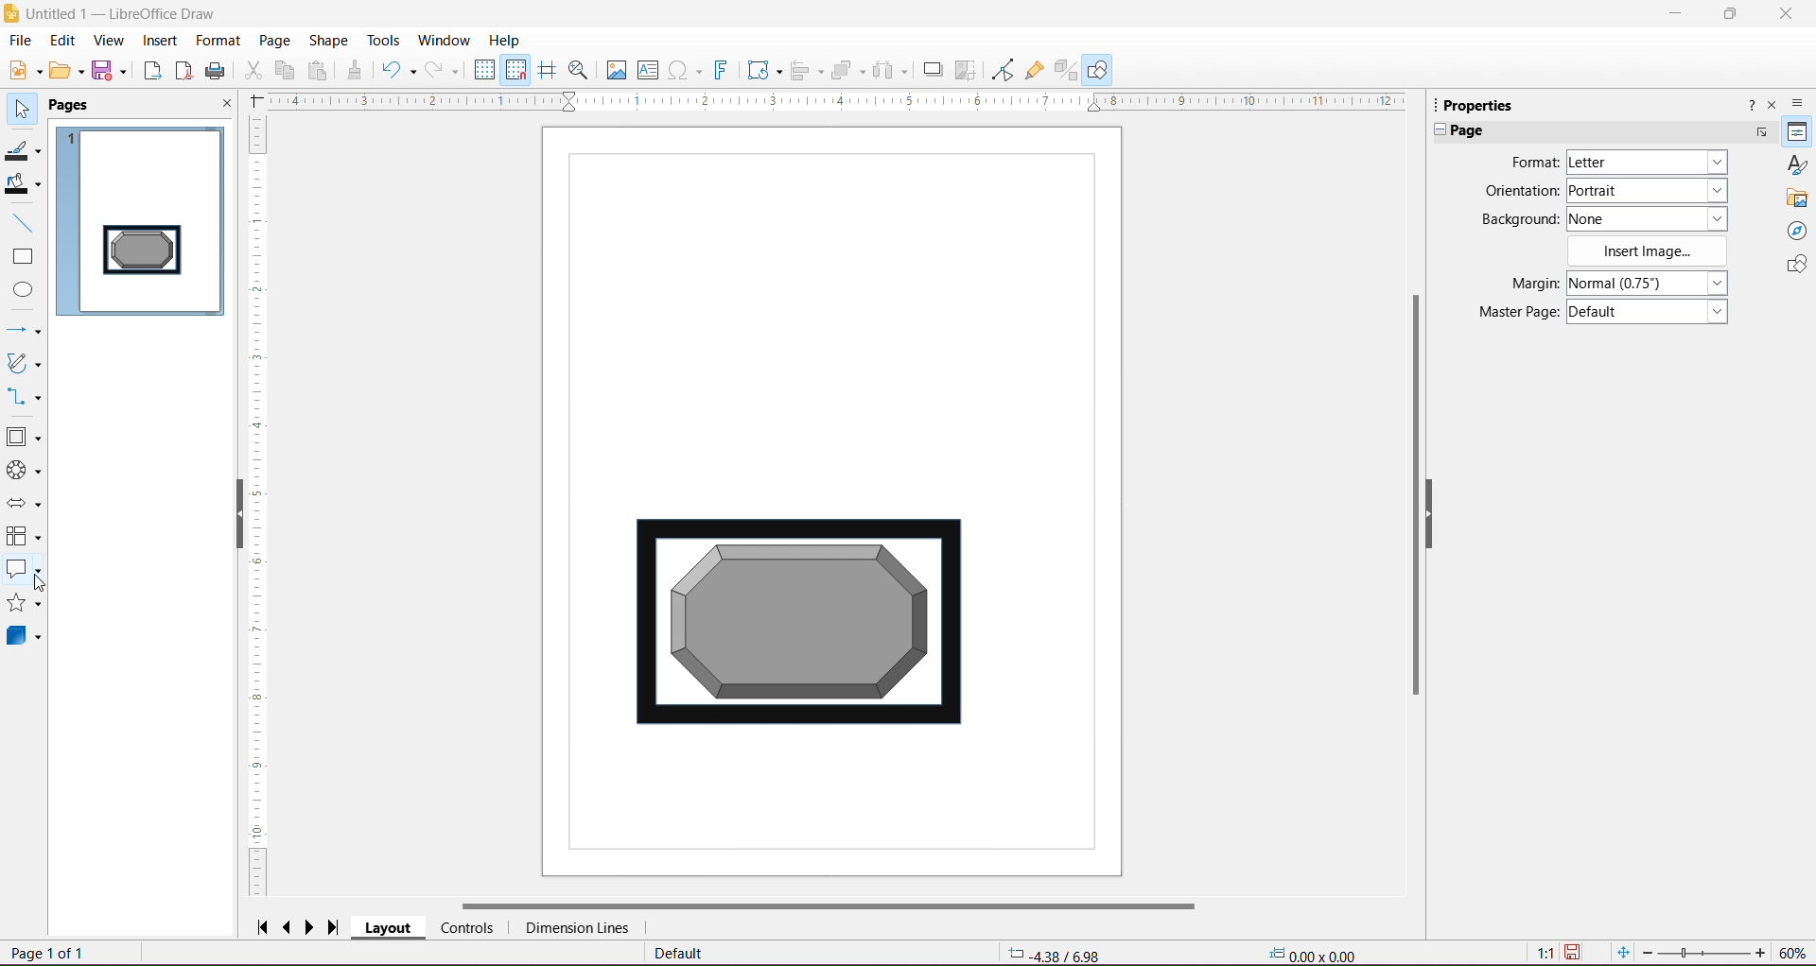 The width and height of the screenshot is (1816, 966). What do you see at coordinates (1649, 251) in the screenshot?
I see `Insert Image` at bounding box center [1649, 251].